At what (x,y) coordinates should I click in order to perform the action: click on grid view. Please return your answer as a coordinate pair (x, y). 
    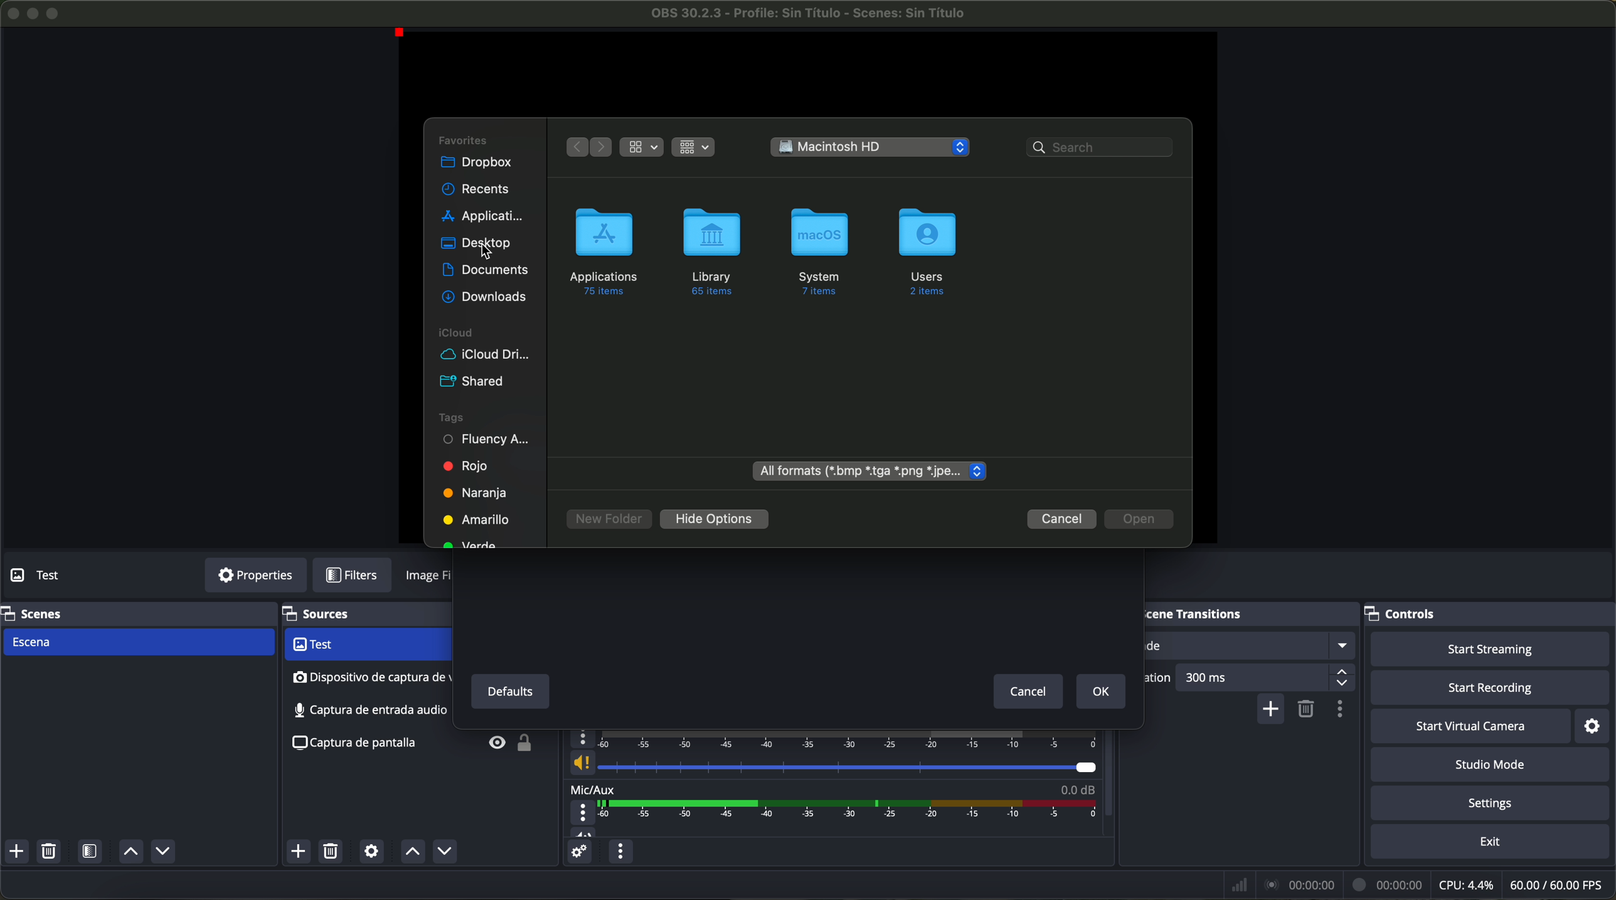
    Looking at the image, I should click on (694, 149).